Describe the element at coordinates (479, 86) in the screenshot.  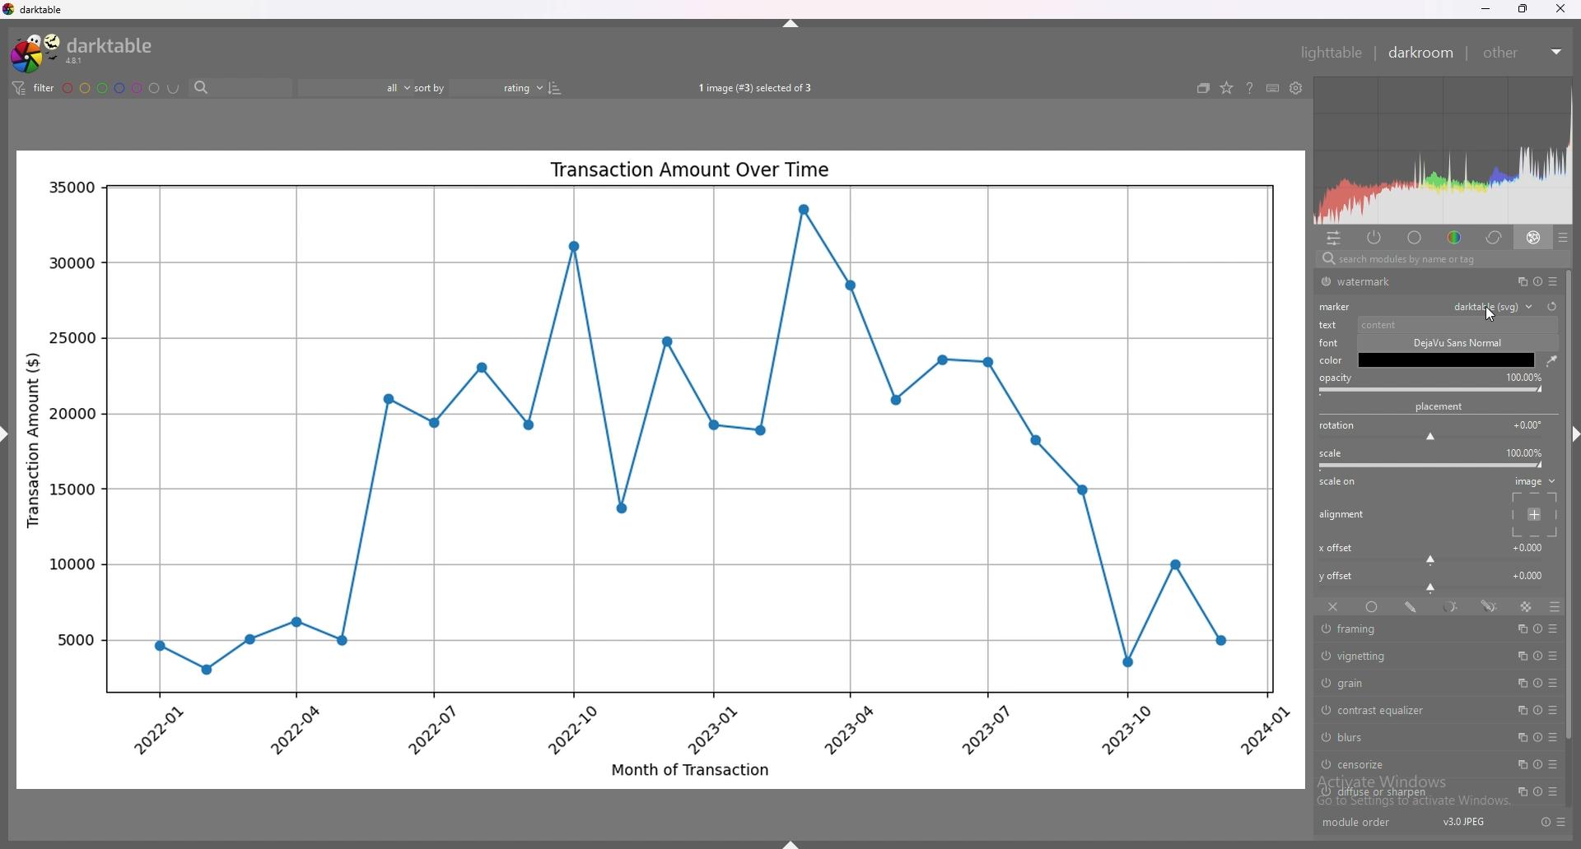
I see `sort by` at that location.